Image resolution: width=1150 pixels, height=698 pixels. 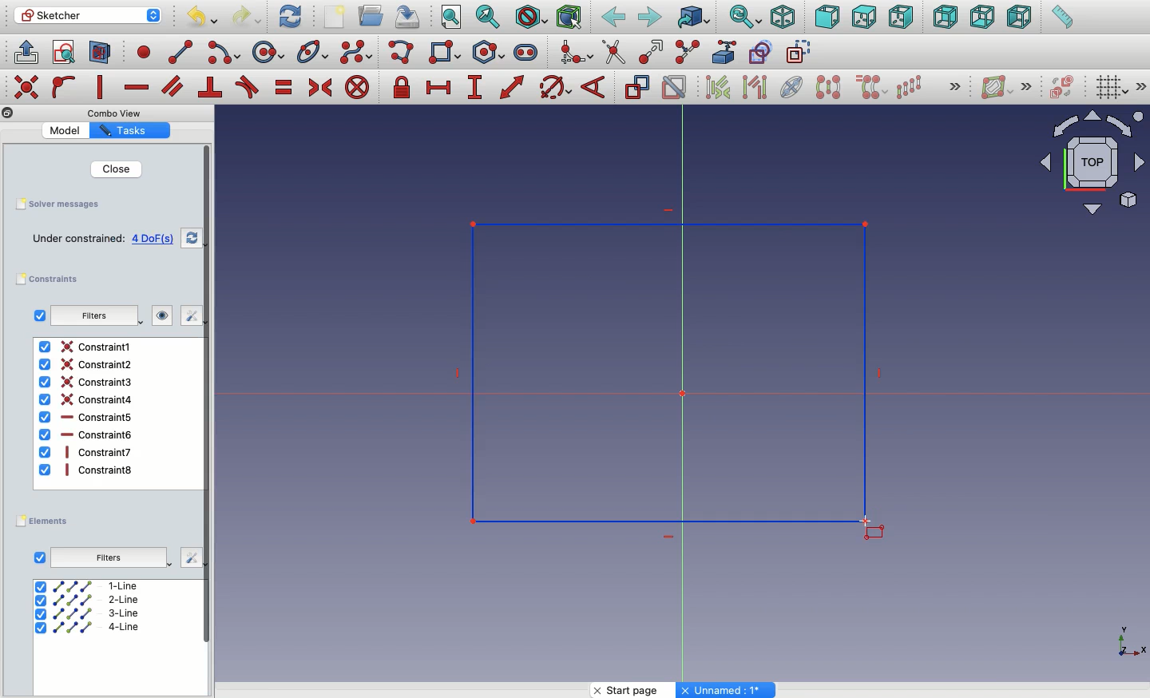 What do you see at coordinates (173, 86) in the screenshot?
I see `constrain parallel` at bounding box center [173, 86].